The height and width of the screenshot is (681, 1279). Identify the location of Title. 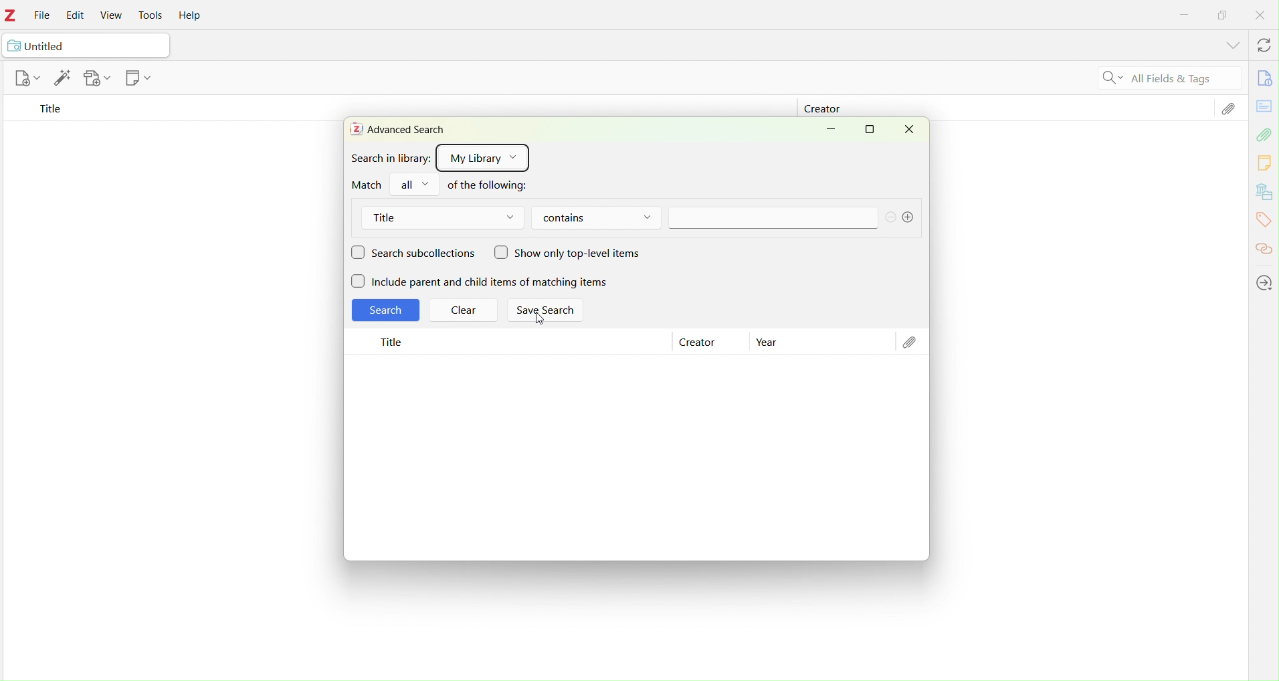
(446, 218).